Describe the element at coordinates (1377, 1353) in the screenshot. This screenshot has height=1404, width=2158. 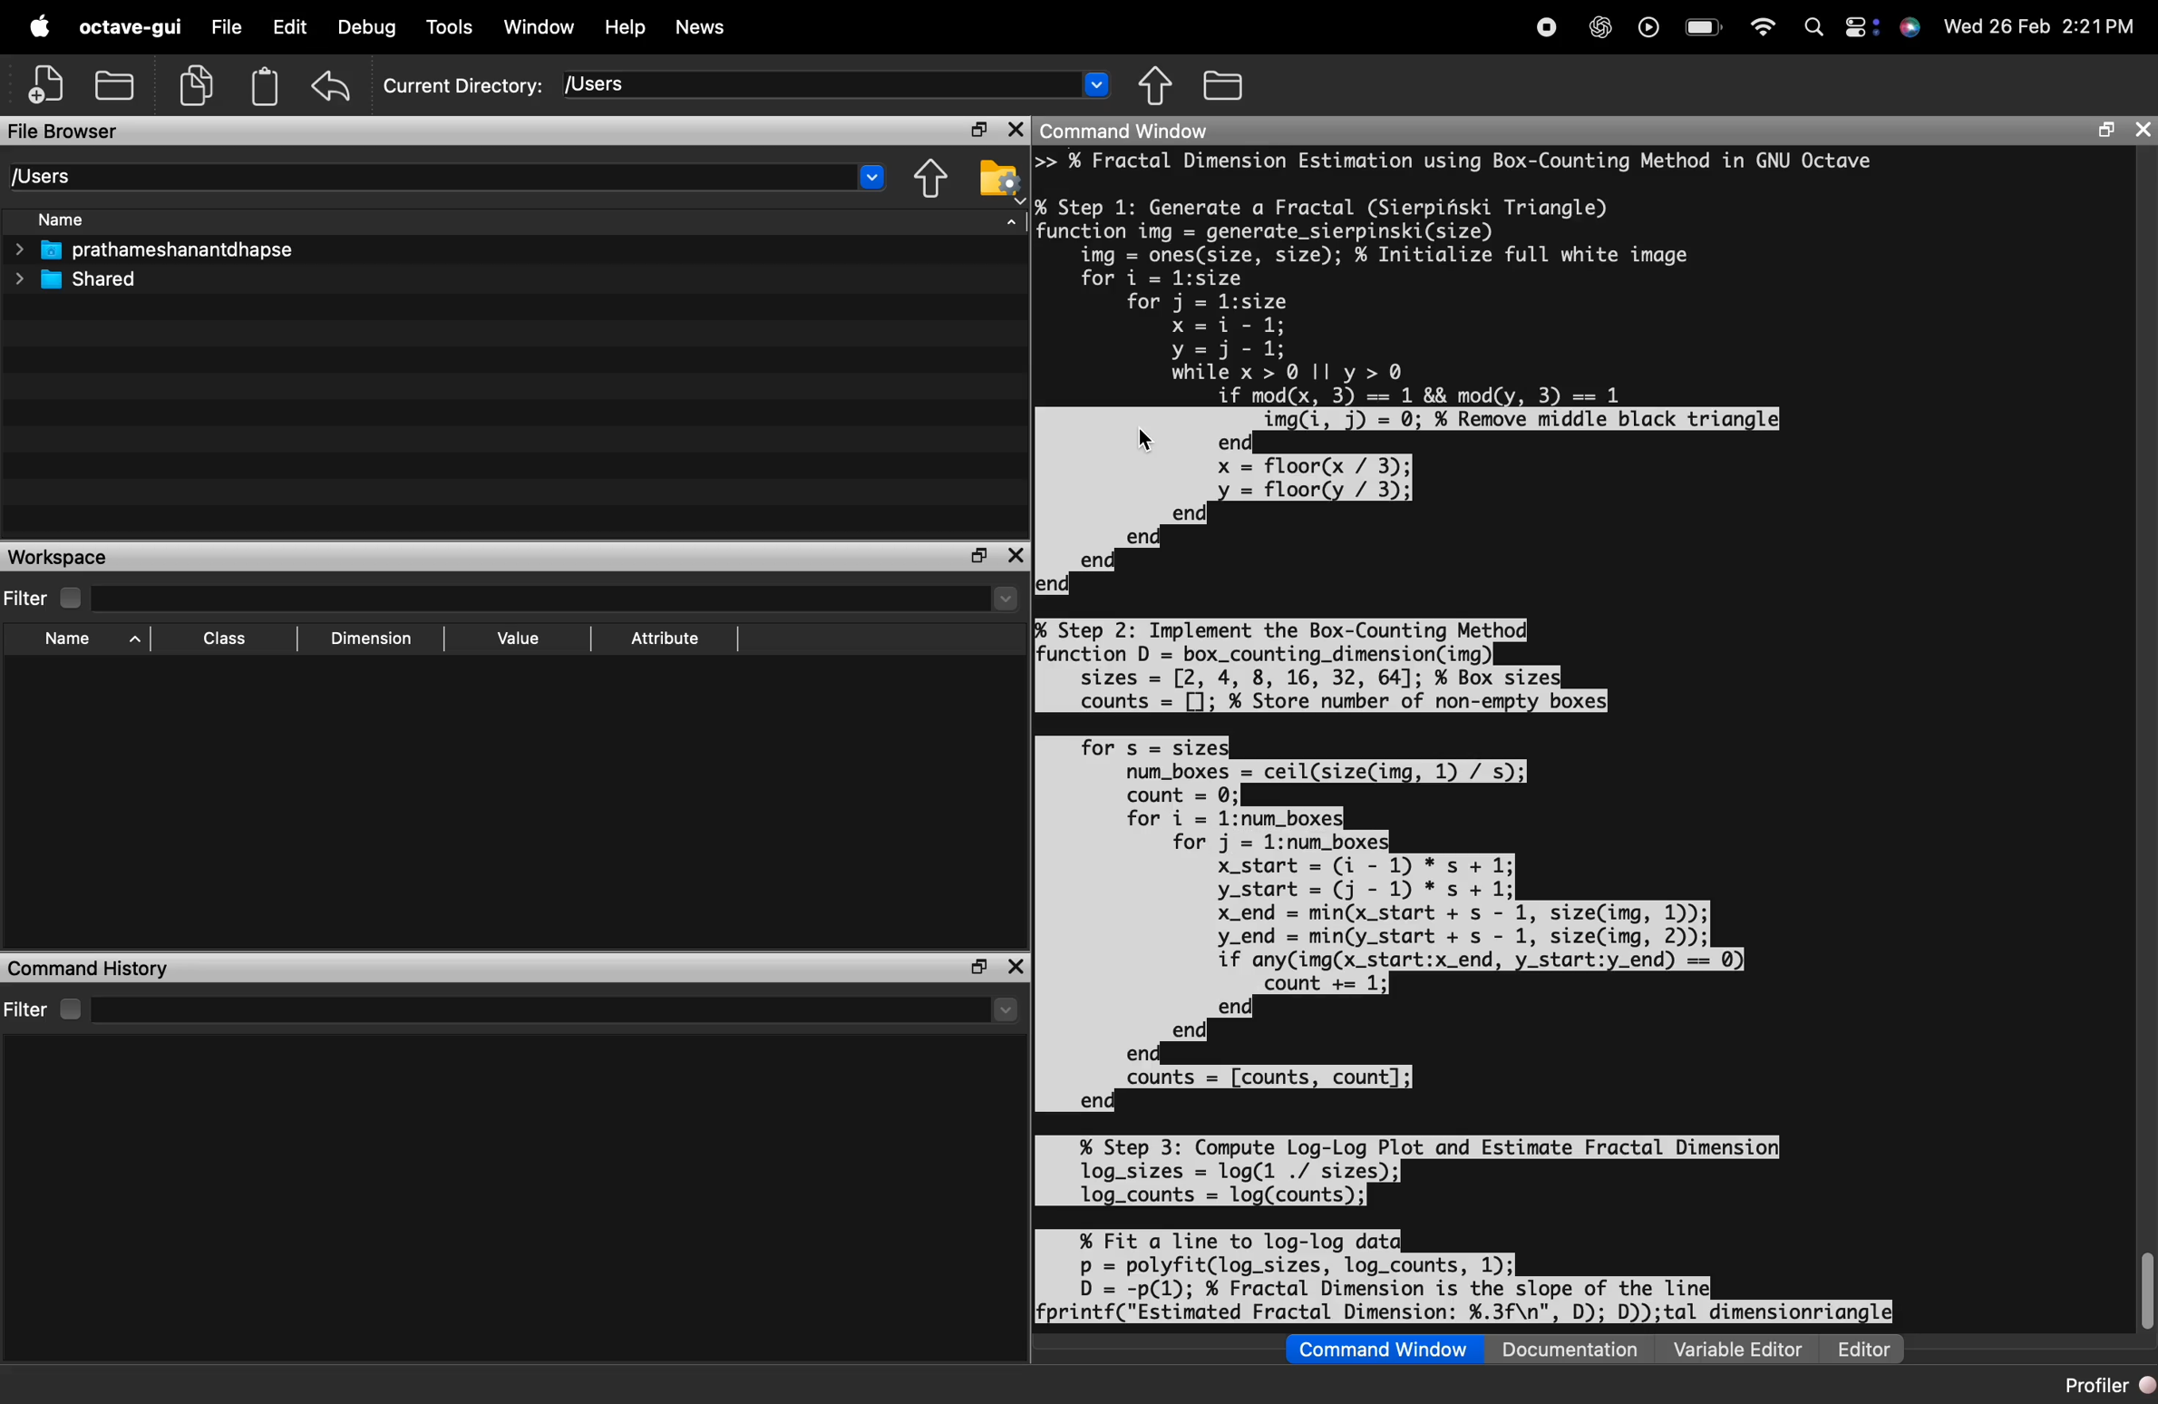
I see `Command Window` at that location.